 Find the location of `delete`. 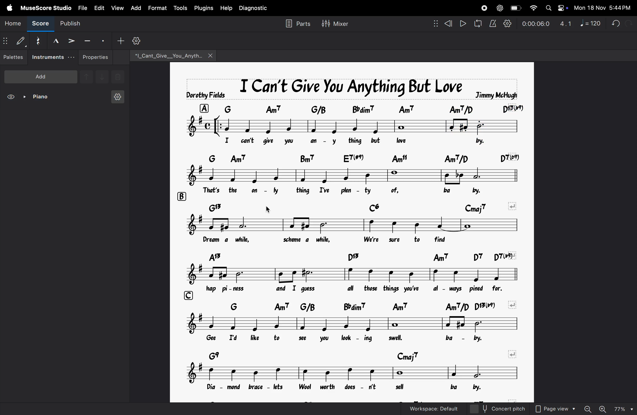

delete is located at coordinates (117, 77).